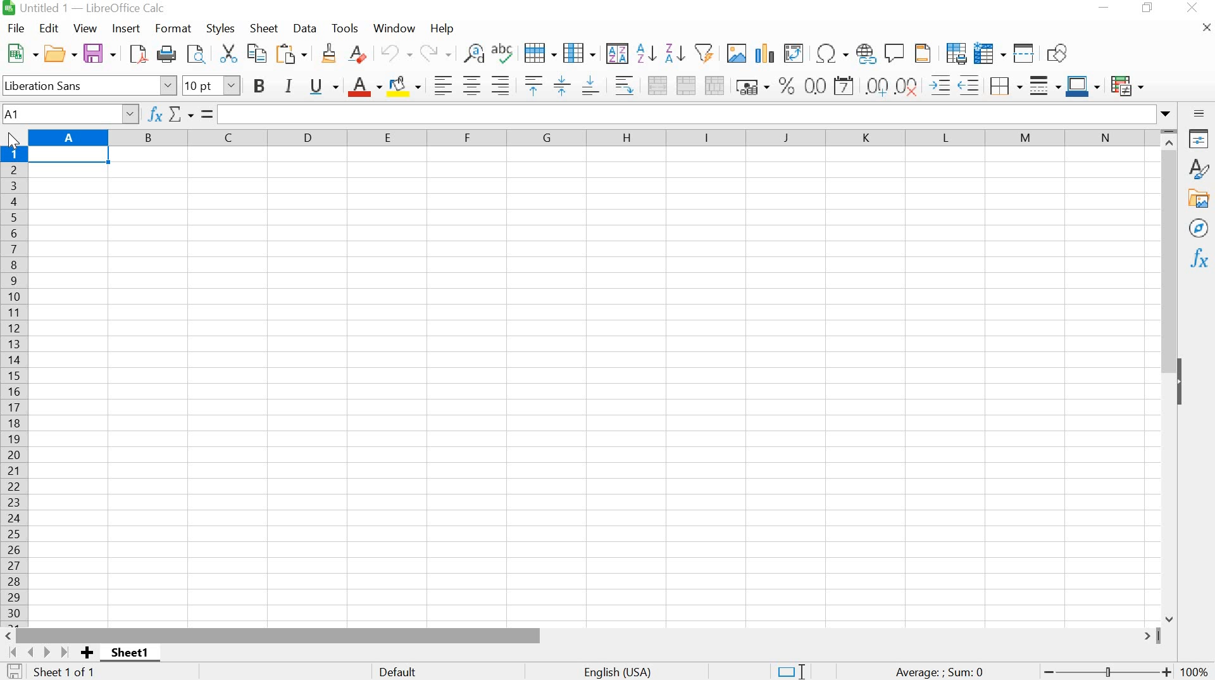 This screenshot has height=680, width=1215. What do you see at coordinates (658, 85) in the screenshot?
I see `Merge and Center` at bounding box center [658, 85].